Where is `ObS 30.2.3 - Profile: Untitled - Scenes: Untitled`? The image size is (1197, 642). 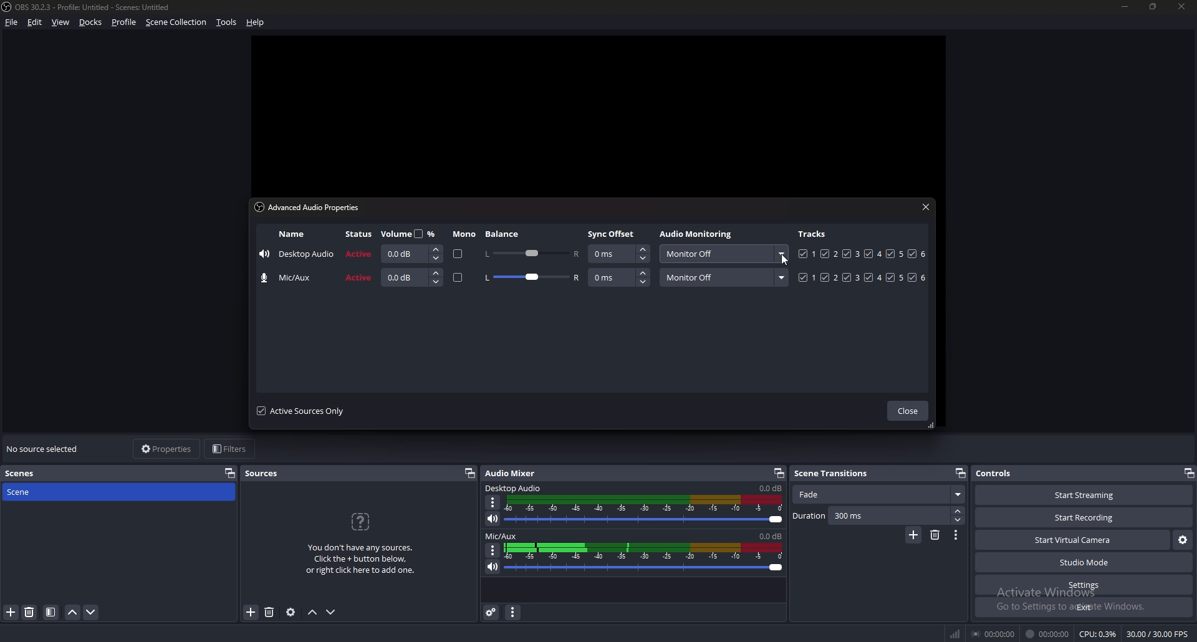 ObS 30.2.3 - Profile: Untitled - Scenes: Untitled is located at coordinates (99, 5).